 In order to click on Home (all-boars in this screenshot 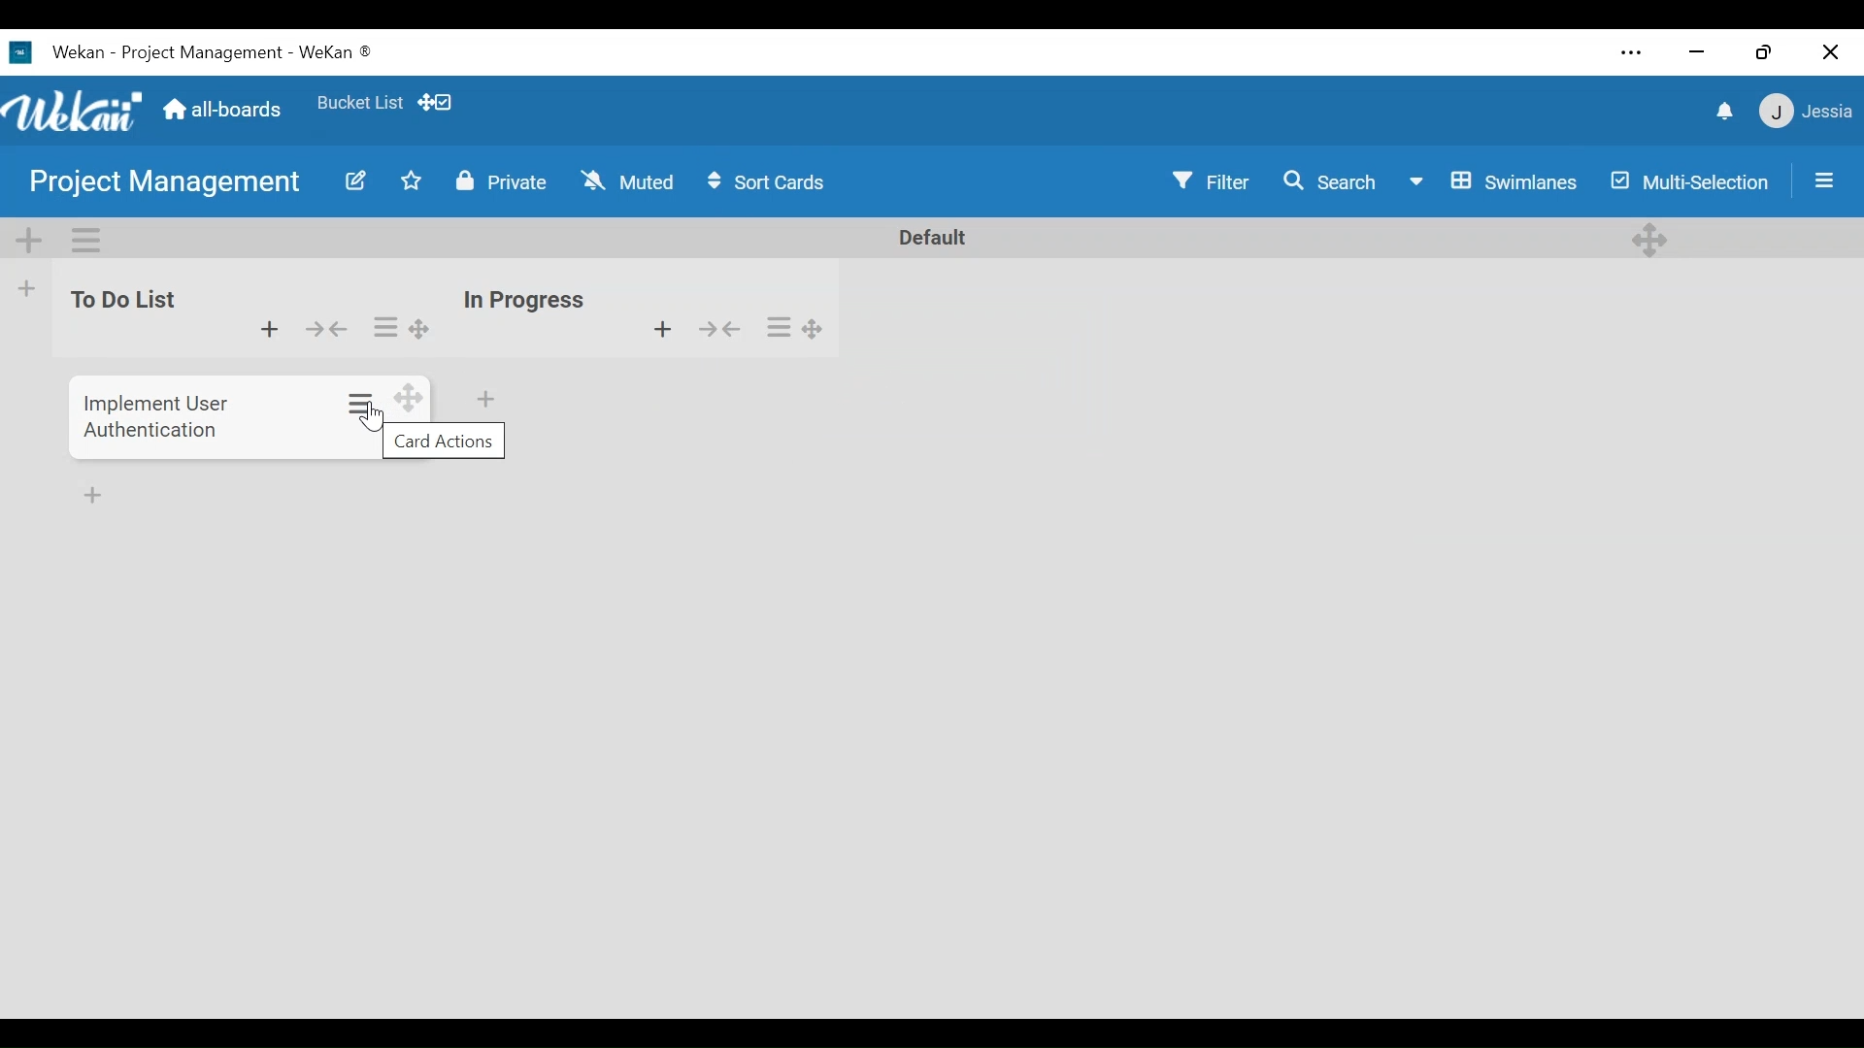, I will do `click(226, 111)`.